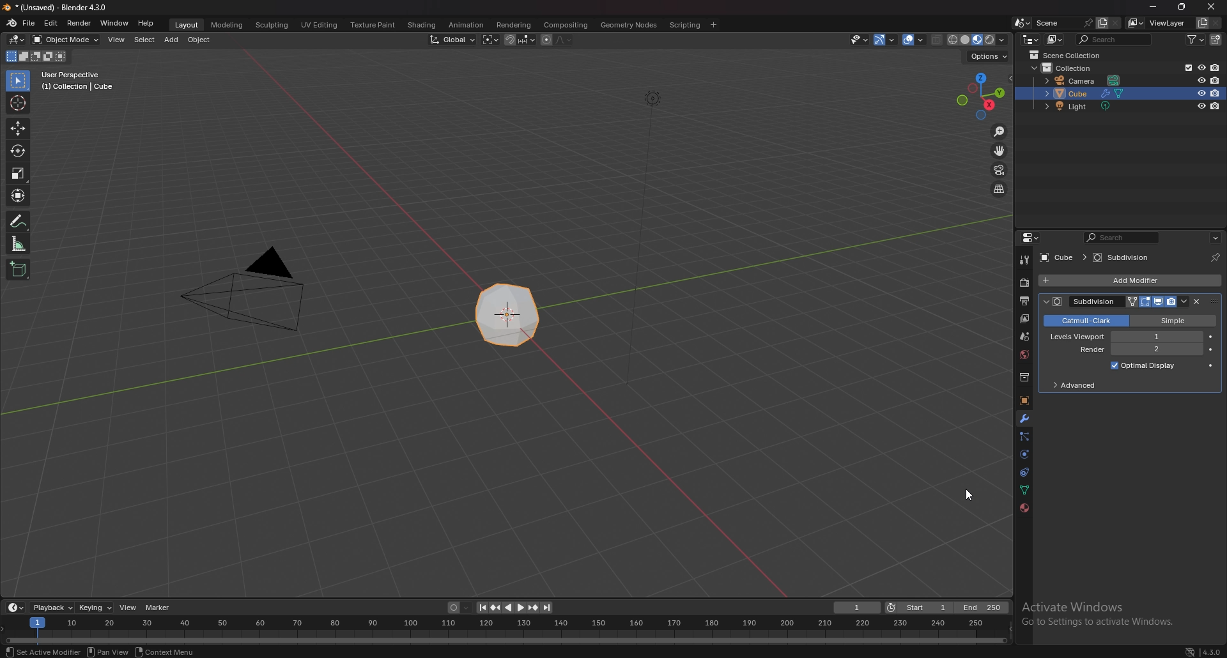 The width and height of the screenshot is (1227, 658). Describe the element at coordinates (982, 96) in the screenshot. I see `use a preset viewport` at that location.